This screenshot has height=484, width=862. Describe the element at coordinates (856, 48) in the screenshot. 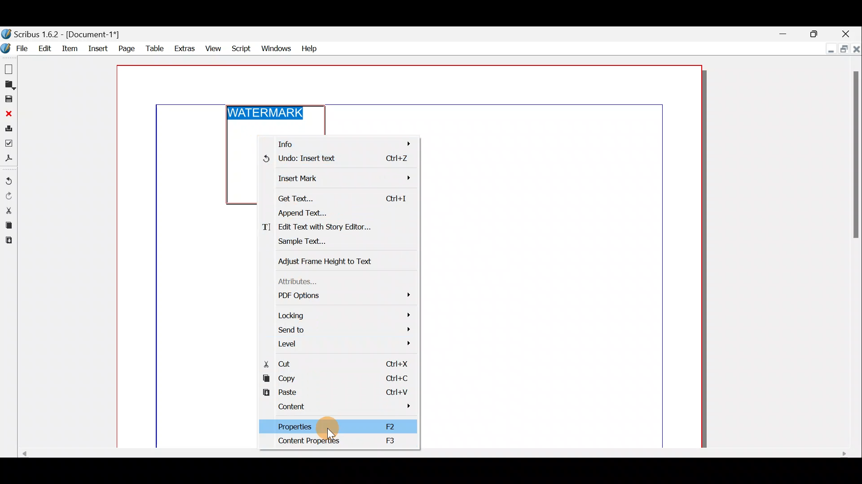

I see `Close` at that location.